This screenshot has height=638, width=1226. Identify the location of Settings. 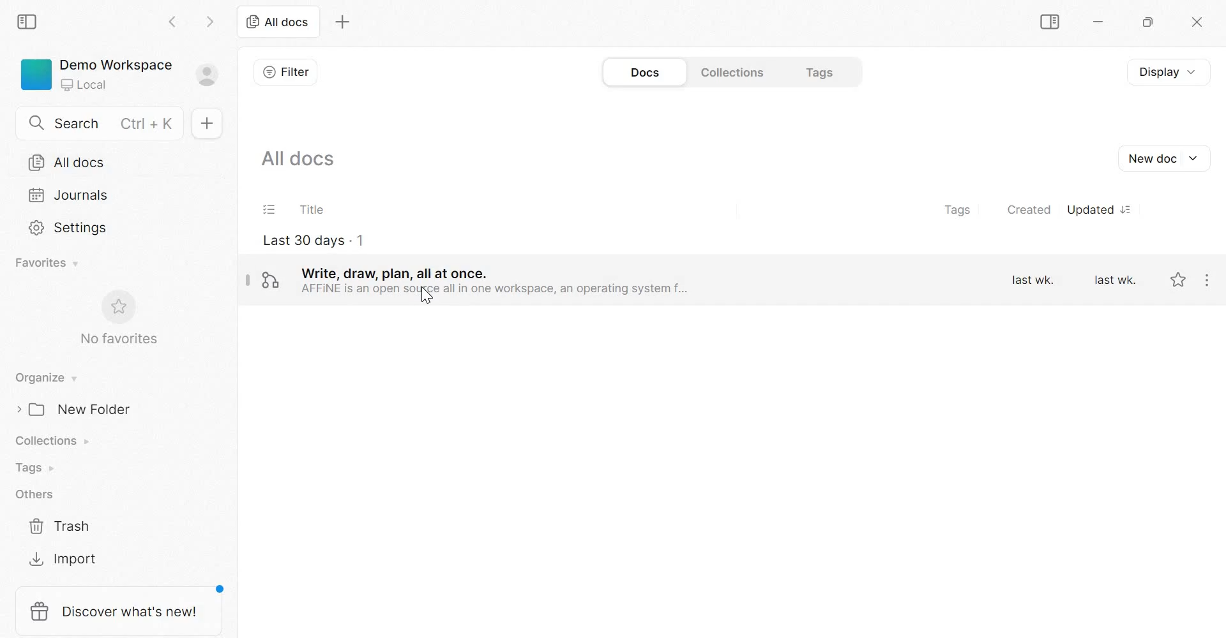
(67, 229).